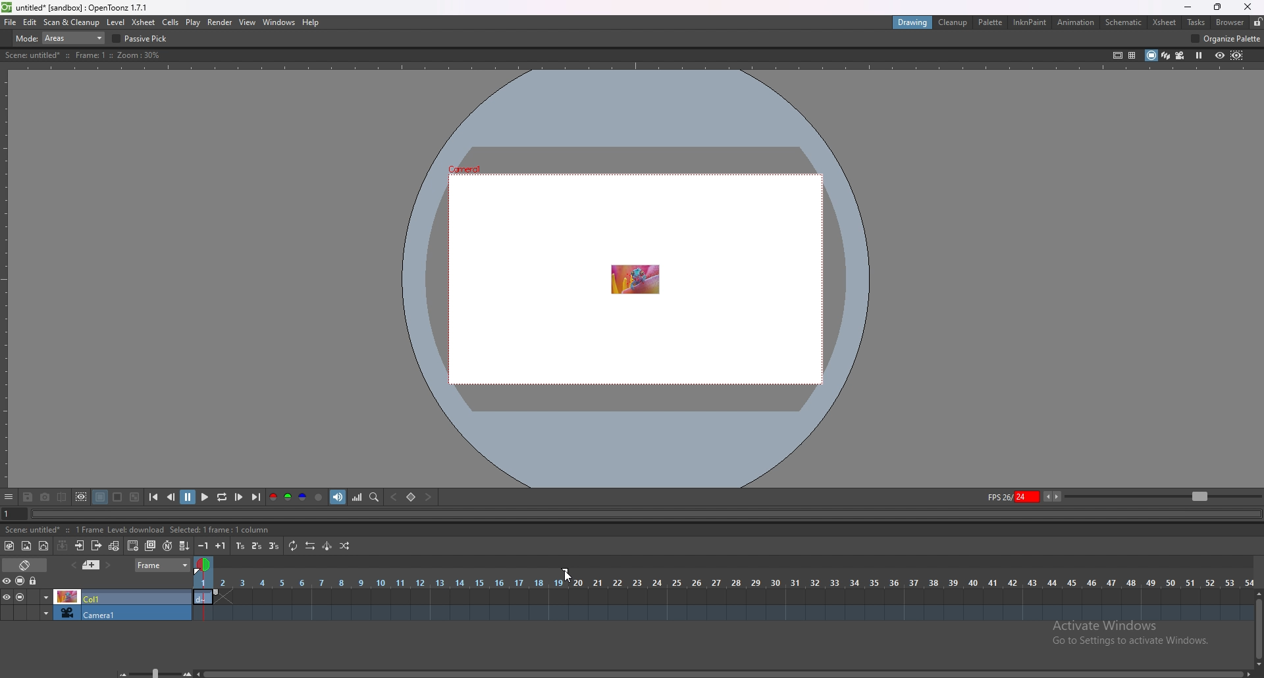 This screenshot has width=1264, height=678. What do you see at coordinates (1150, 55) in the screenshot?
I see `camera stand view` at bounding box center [1150, 55].